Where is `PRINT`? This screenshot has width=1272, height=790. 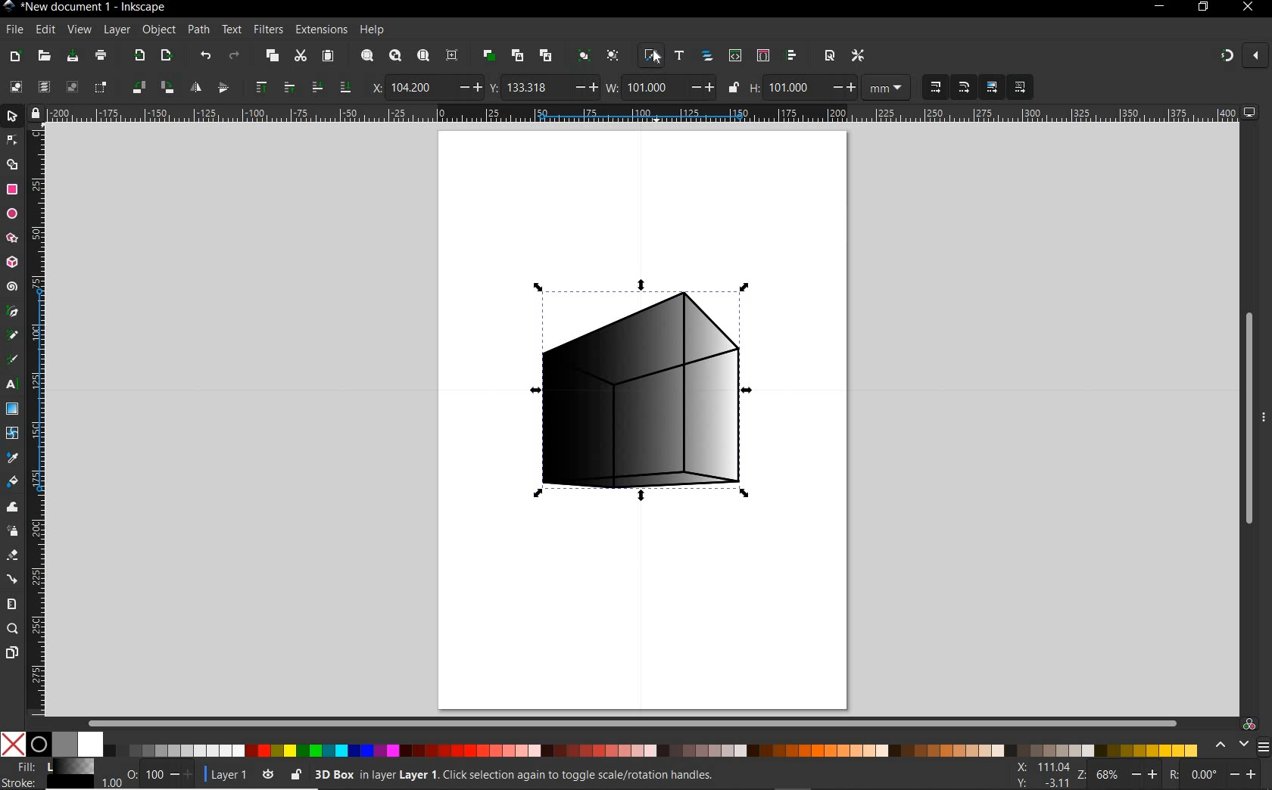 PRINT is located at coordinates (101, 54).